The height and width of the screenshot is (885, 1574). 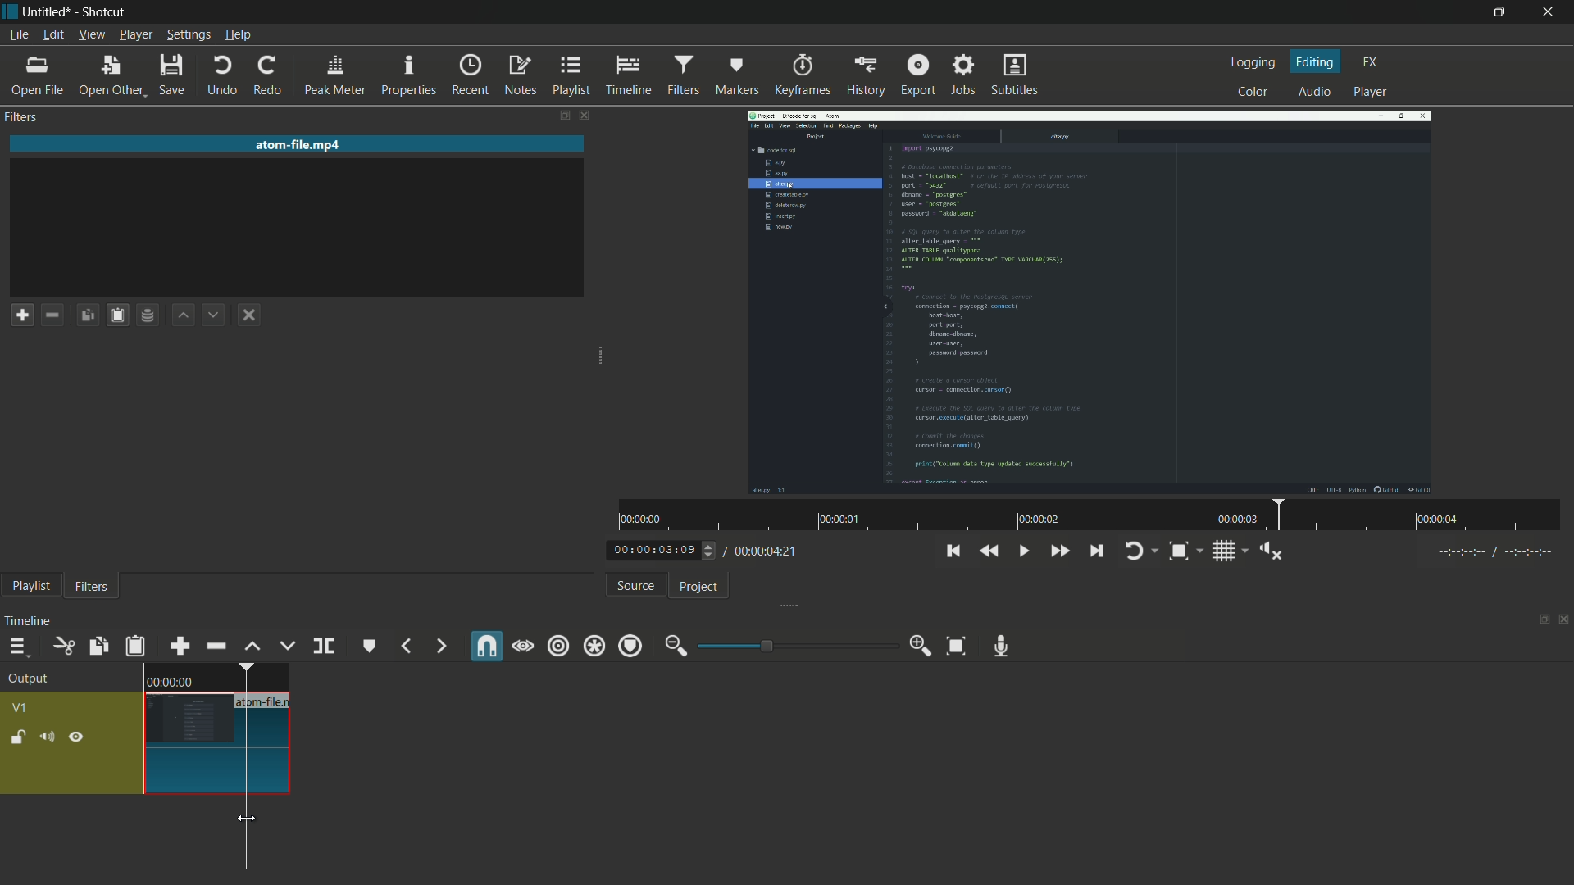 I want to click on deselect the filter, so click(x=249, y=316).